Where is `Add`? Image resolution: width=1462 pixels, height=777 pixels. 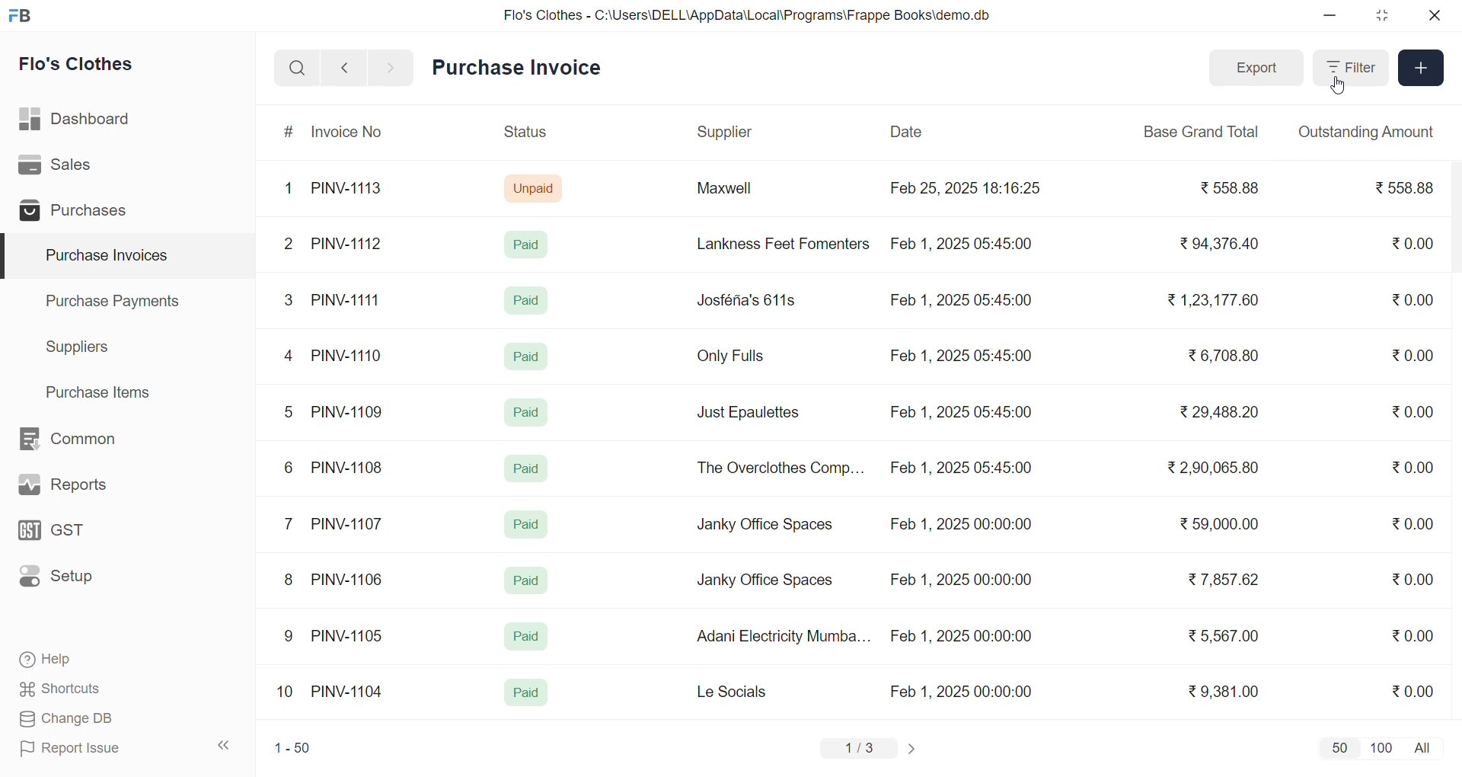 Add is located at coordinates (1422, 69).